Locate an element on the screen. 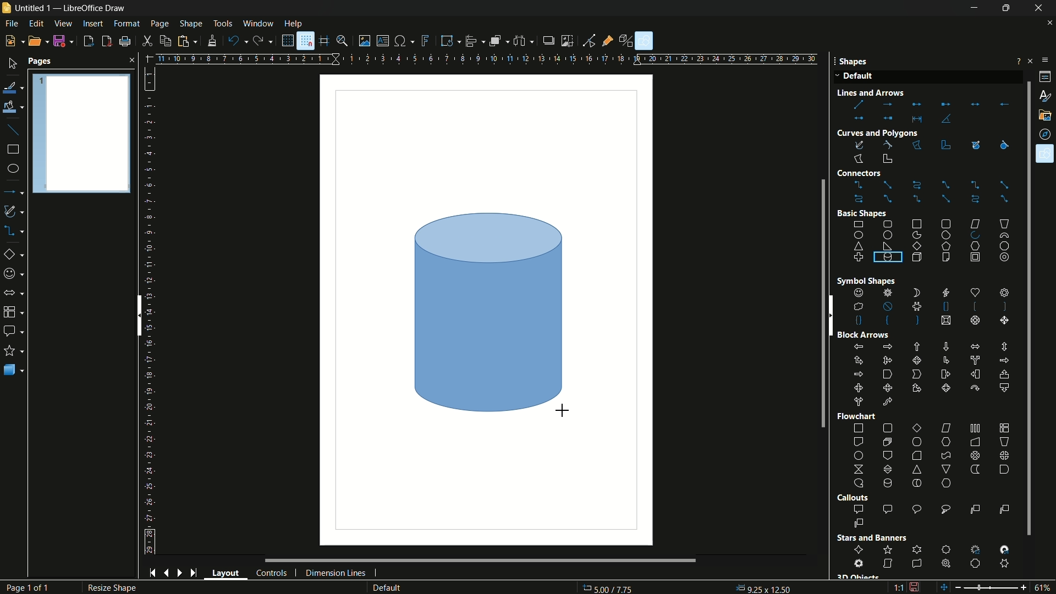 The width and height of the screenshot is (1056, 594). insert image is located at coordinates (365, 41).